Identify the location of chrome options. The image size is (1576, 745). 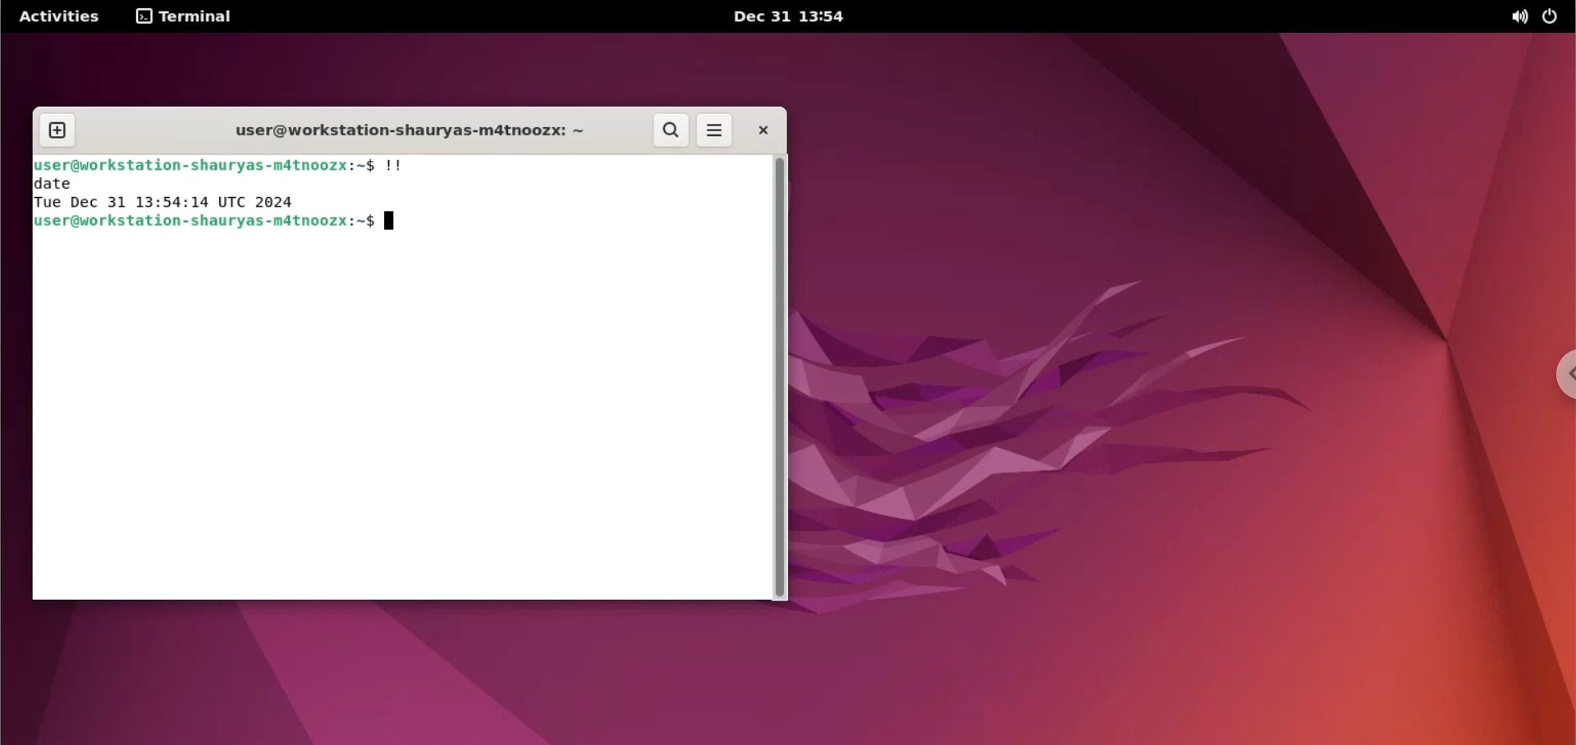
(1560, 376).